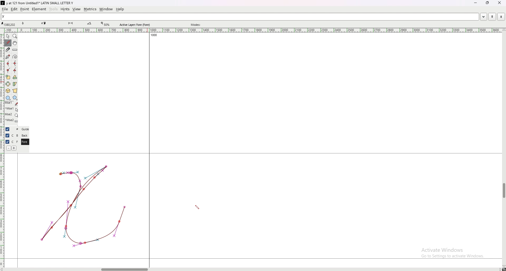 The image size is (506, 271). What do you see at coordinates (23, 23) in the screenshot?
I see `point tool` at bounding box center [23, 23].